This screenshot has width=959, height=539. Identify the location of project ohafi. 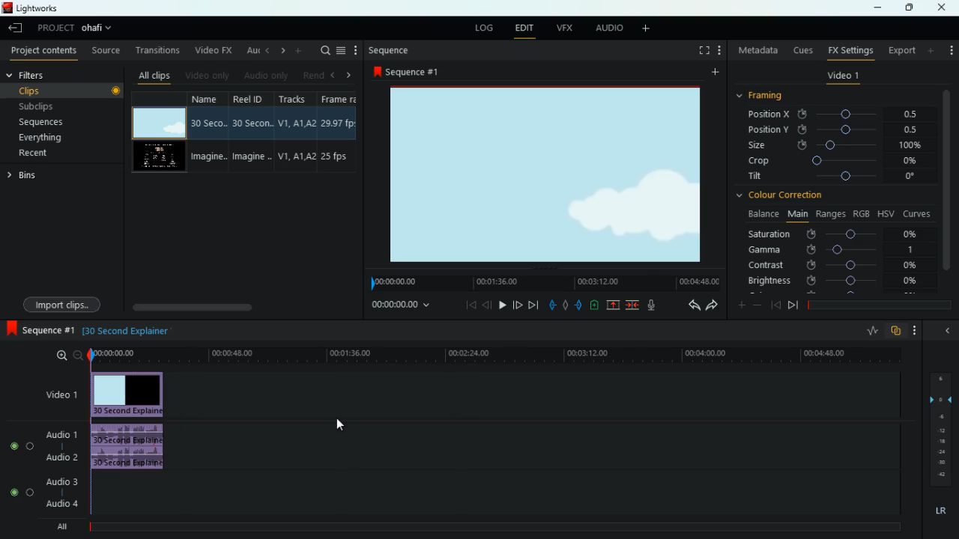
(75, 28).